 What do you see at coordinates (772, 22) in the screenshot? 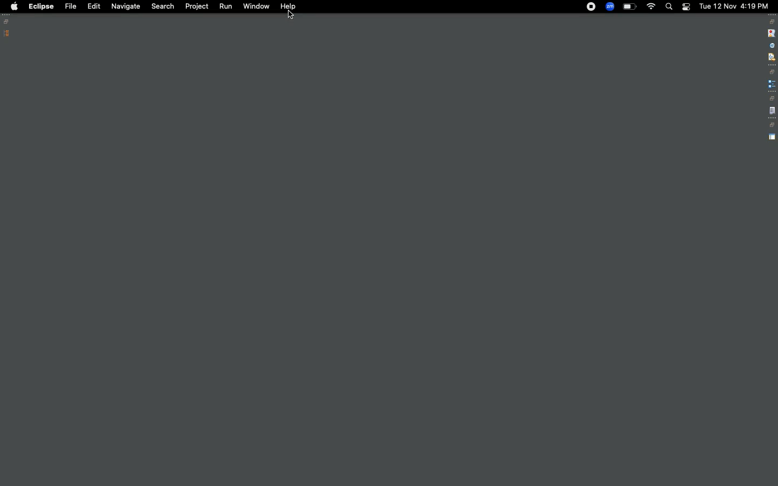
I see `restore` at bounding box center [772, 22].